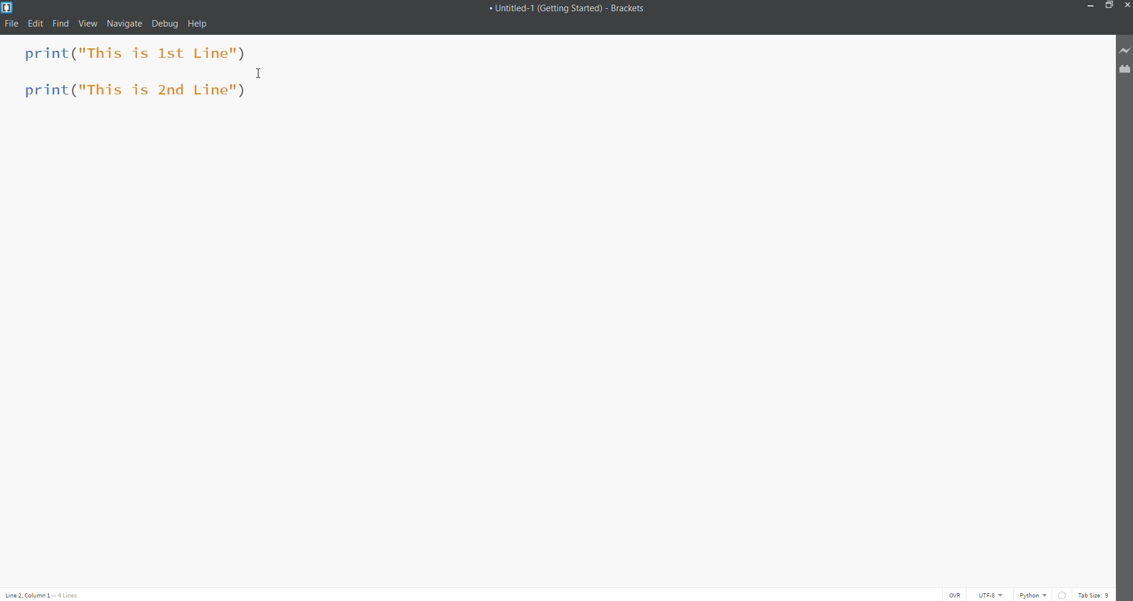  Describe the element at coordinates (132, 73) in the screenshot. I see `print("This is 1st Line")
print("This is 2nd Line")` at that location.